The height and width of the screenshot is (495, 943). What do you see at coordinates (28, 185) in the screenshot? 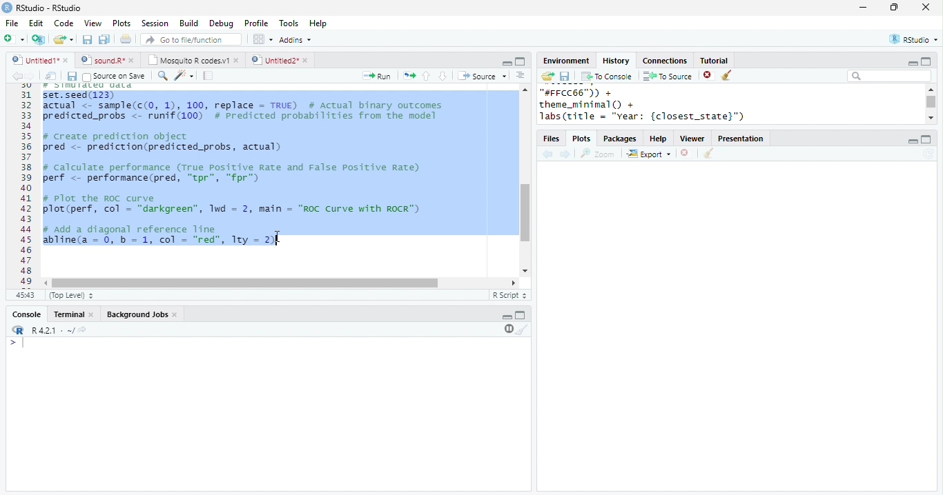
I see `line numbering` at bounding box center [28, 185].